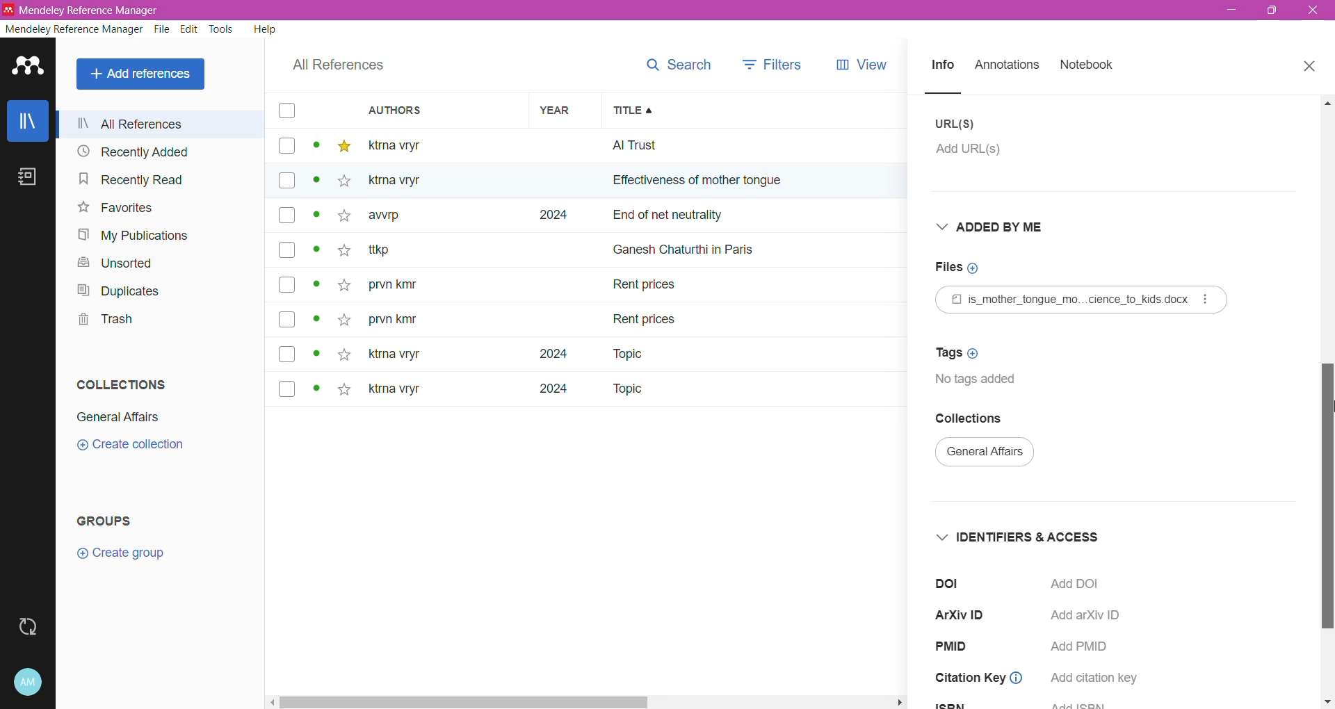 This screenshot has height=709, width=1335. Describe the element at coordinates (677, 65) in the screenshot. I see `search` at that location.